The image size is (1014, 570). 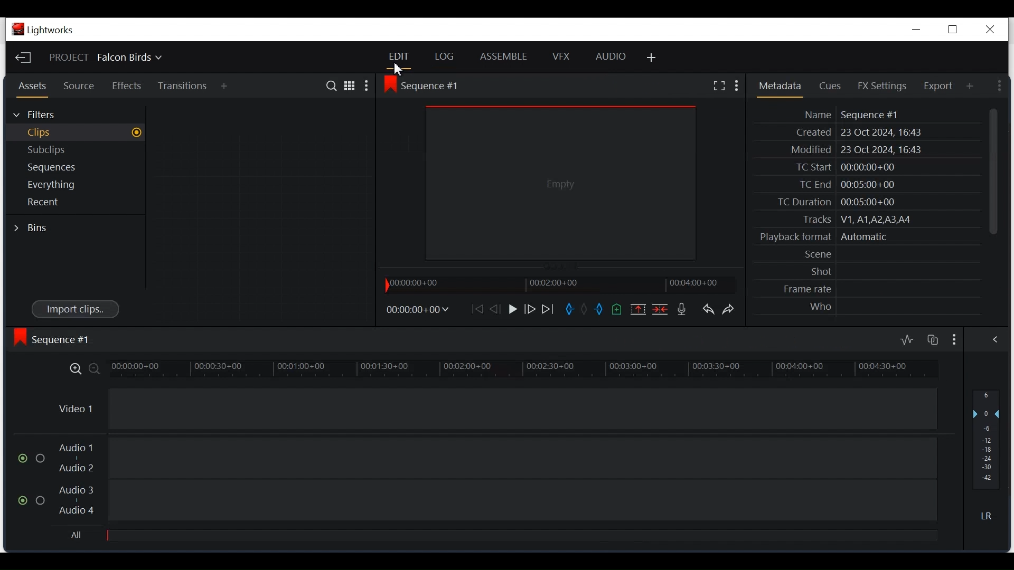 I want to click on Restore, so click(x=952, y=29).